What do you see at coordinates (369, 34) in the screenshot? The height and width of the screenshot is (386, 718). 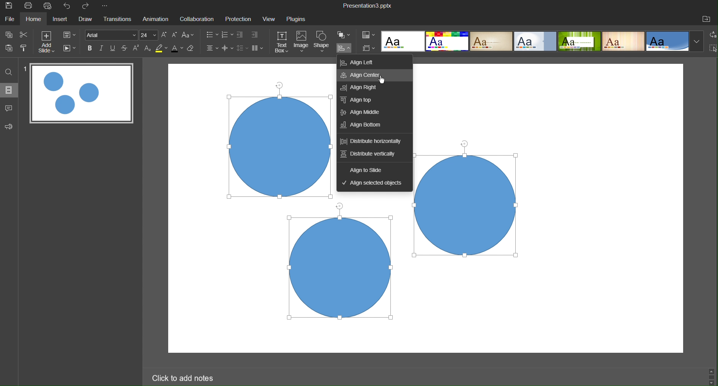 I see `Color` at bounding box center [369, 34].